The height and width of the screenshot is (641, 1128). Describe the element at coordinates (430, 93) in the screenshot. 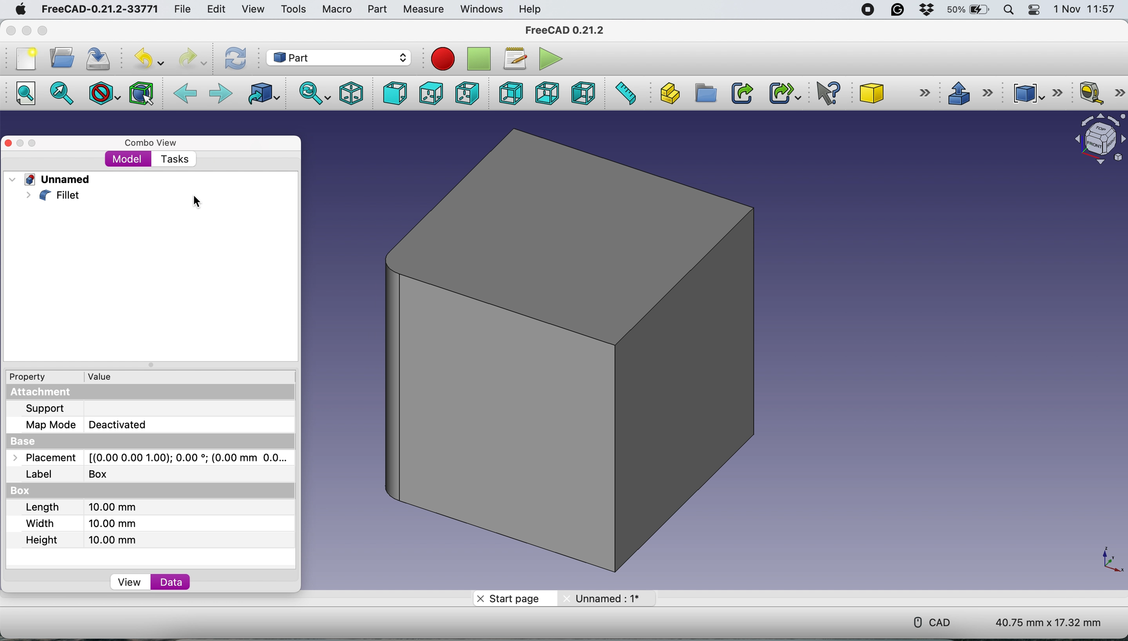

I see `top` at that location.